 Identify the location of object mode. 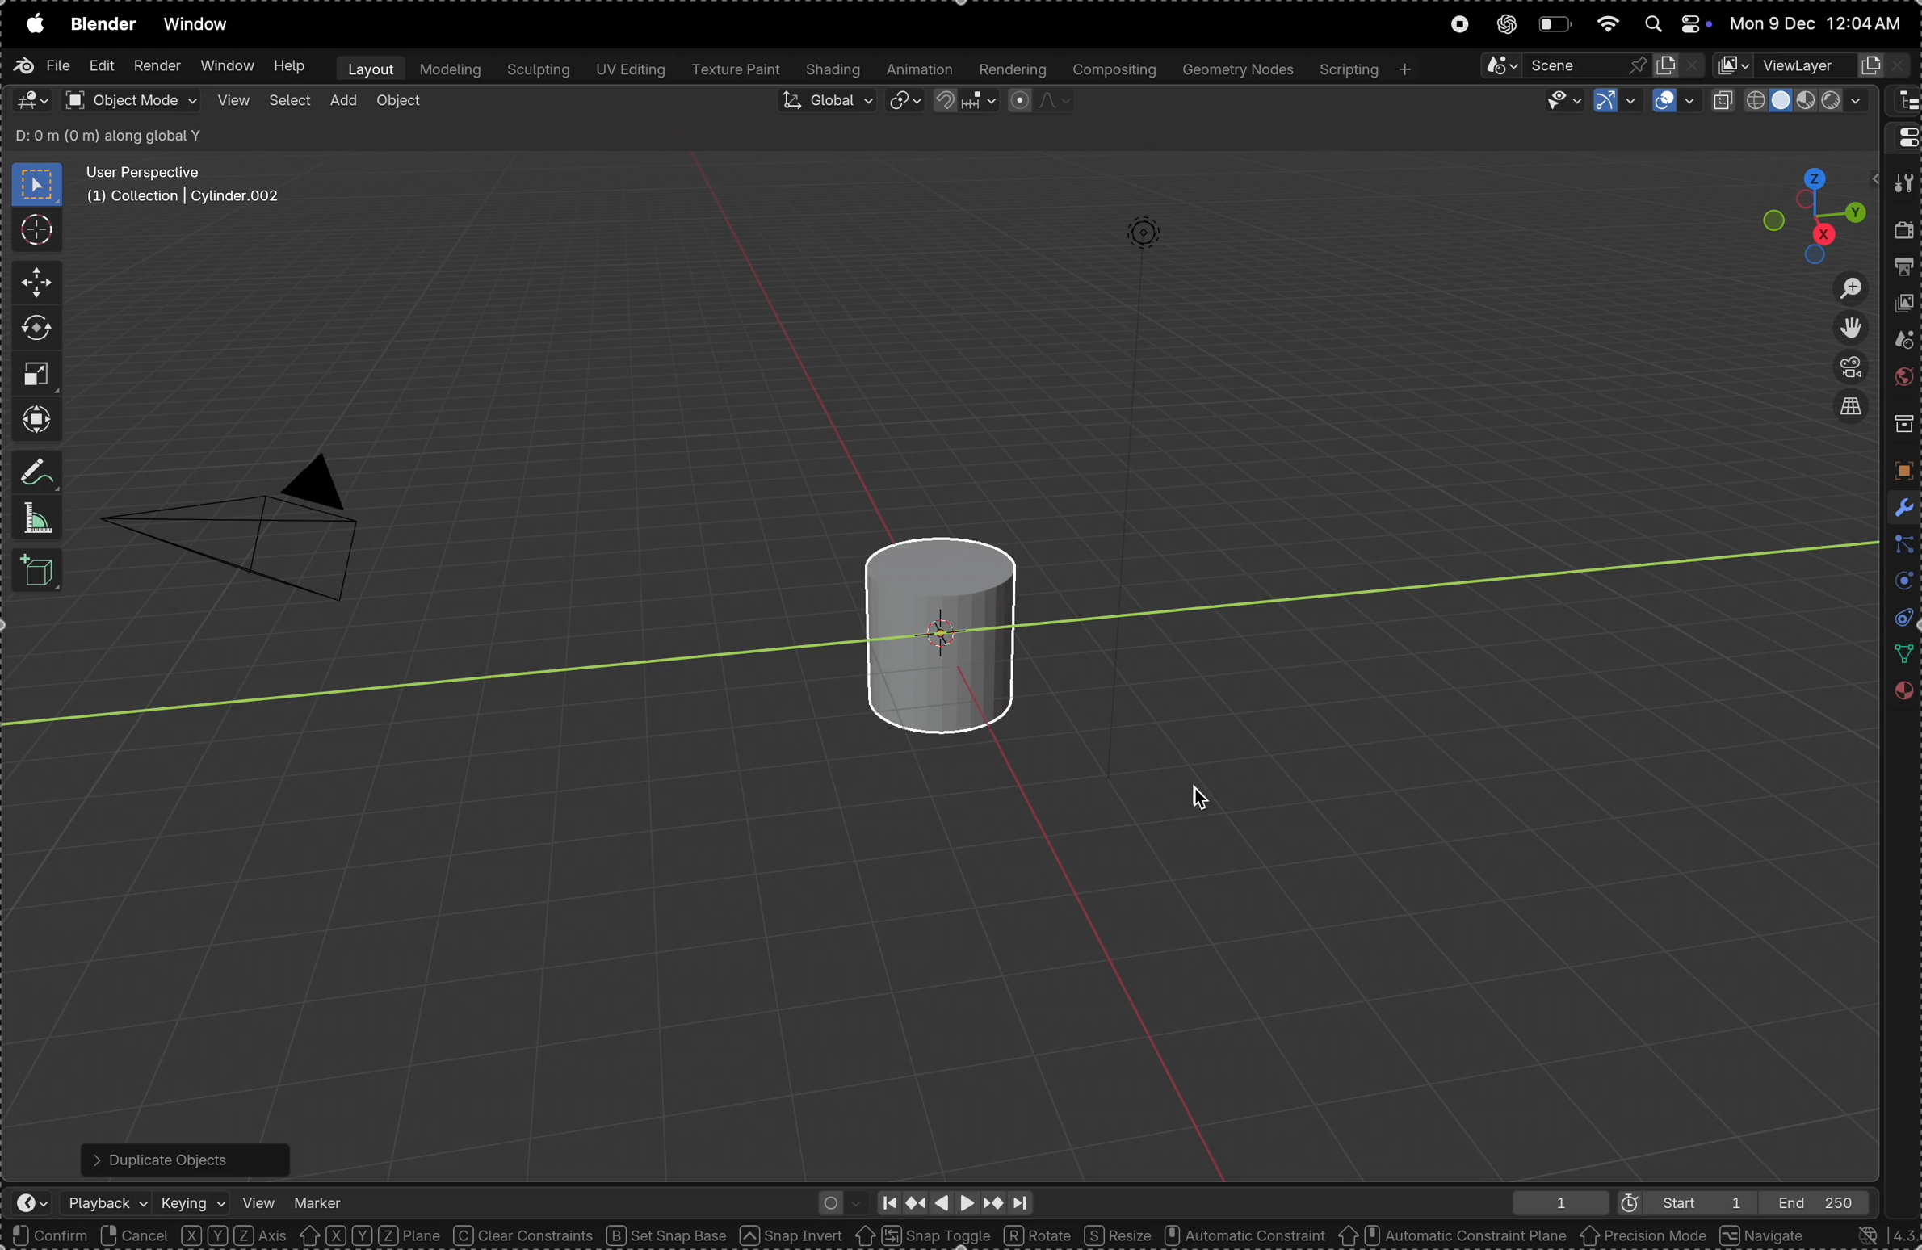
(130, 100).